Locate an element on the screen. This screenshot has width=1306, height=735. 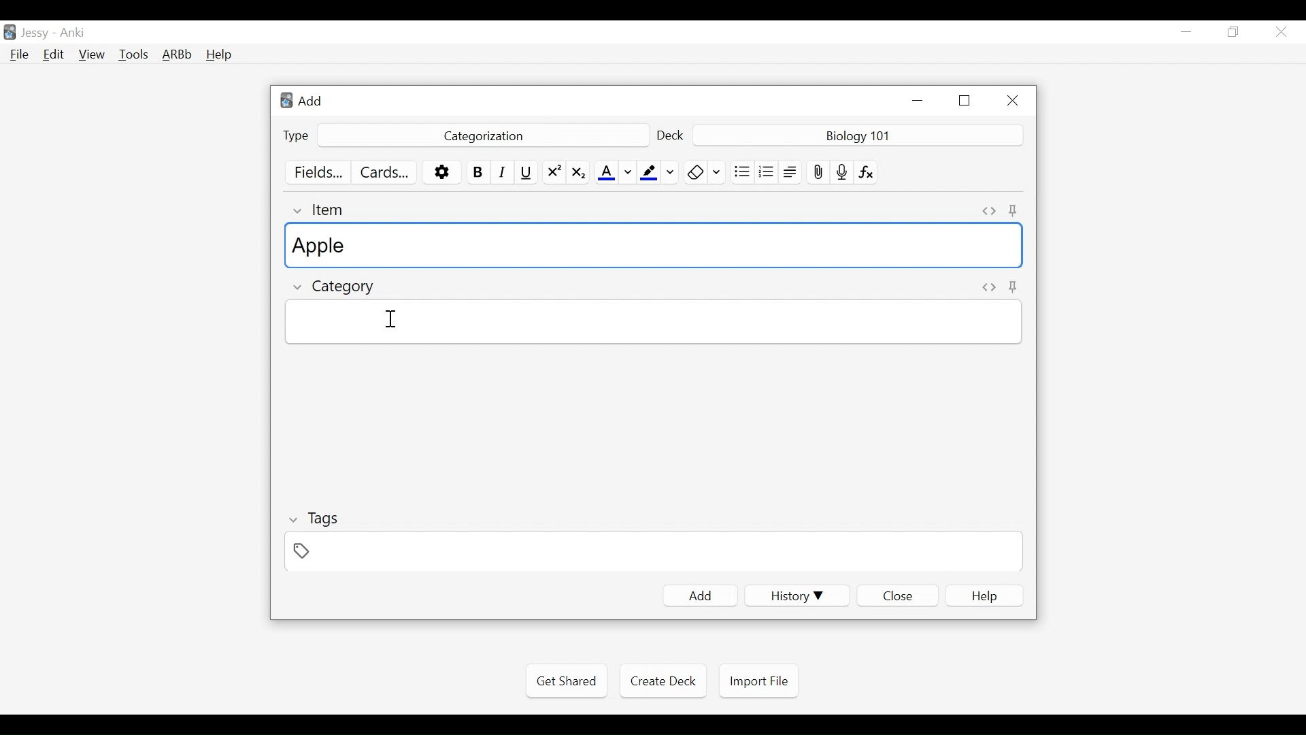
Item Field is located at coordinates (656, 246).